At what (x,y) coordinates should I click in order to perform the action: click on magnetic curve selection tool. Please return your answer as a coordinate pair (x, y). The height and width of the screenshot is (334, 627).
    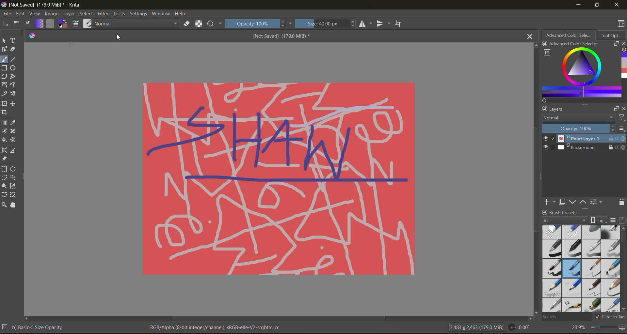
    Looking at the image, I should click on (14, 195).